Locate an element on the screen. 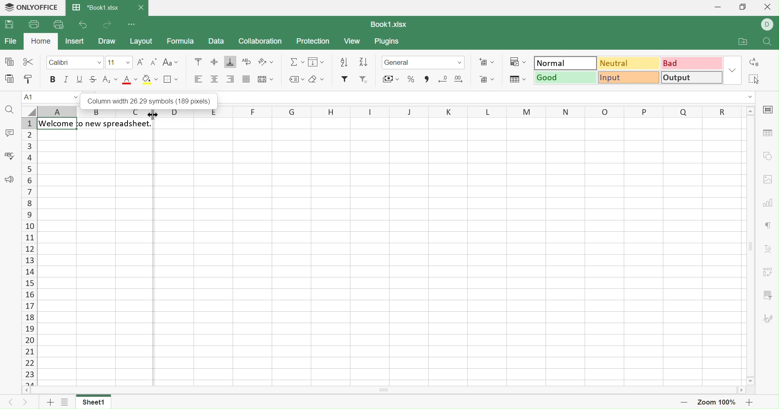 Image resolution: width=779 pixels, height=409 pixels. Sheet1 is located at coordinates (95, 402).